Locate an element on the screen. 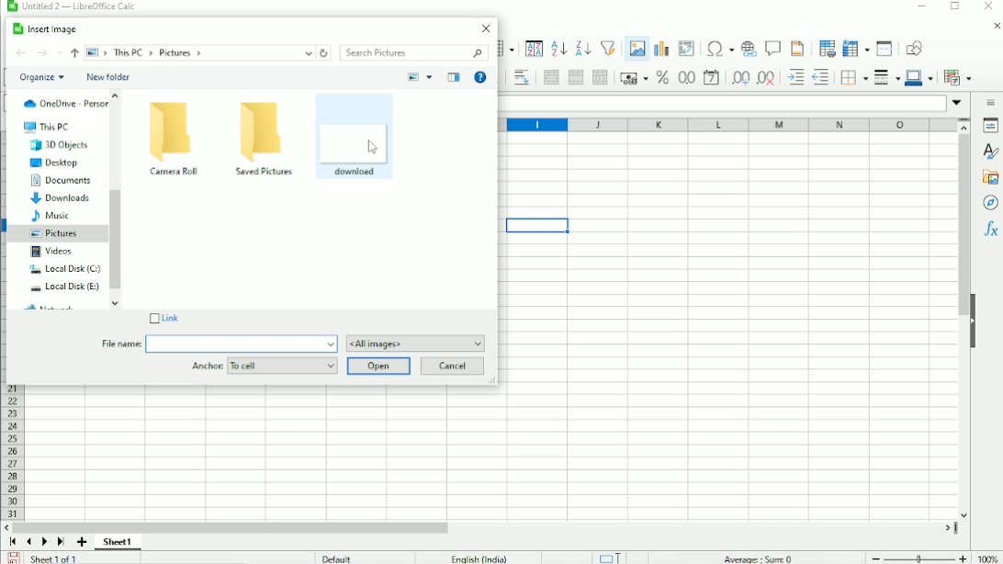 This screenshot has height=564, width=1003. To cell is located at coordinates (282, 366).